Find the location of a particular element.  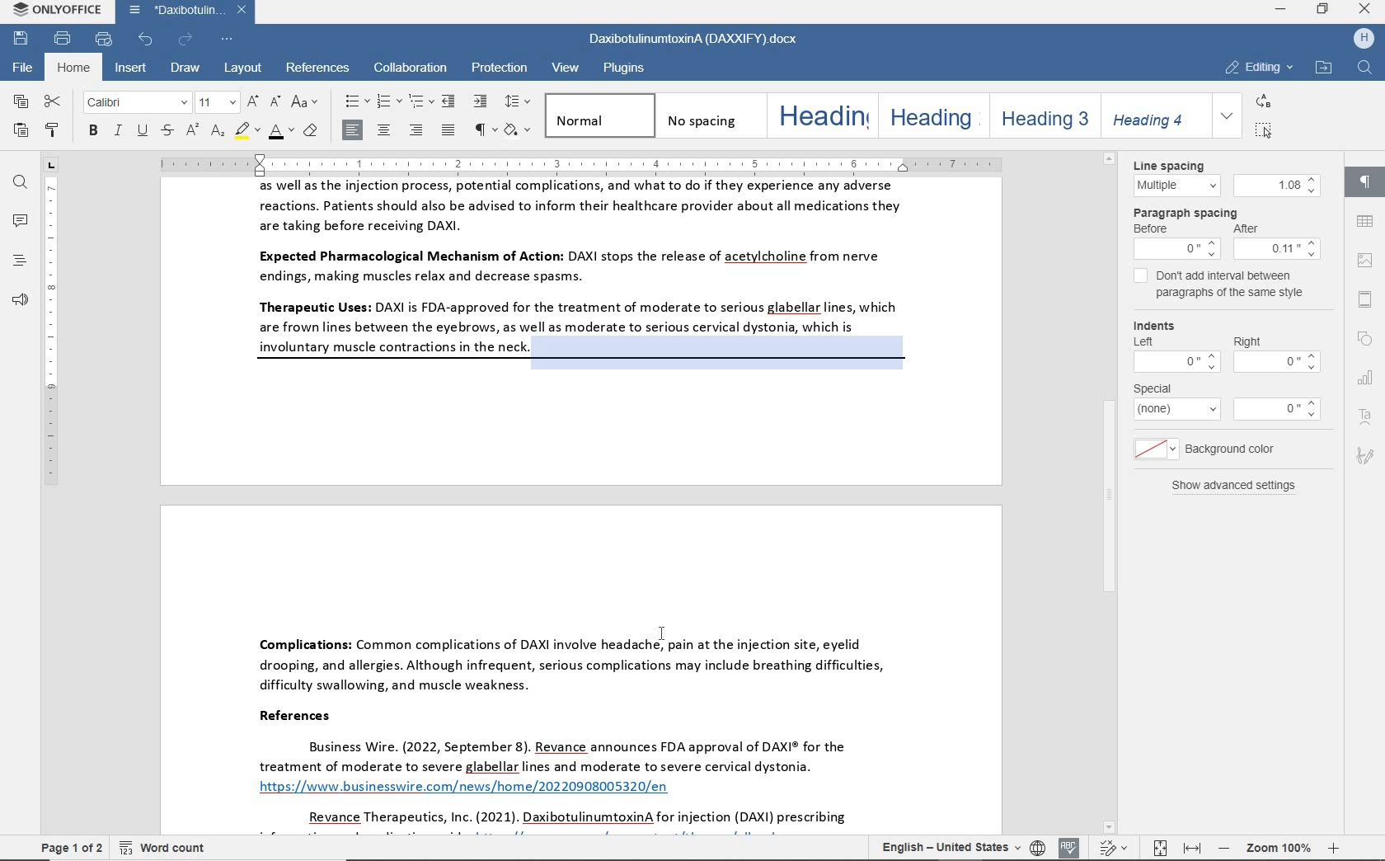

editing is located at coordinates (1259, 68).